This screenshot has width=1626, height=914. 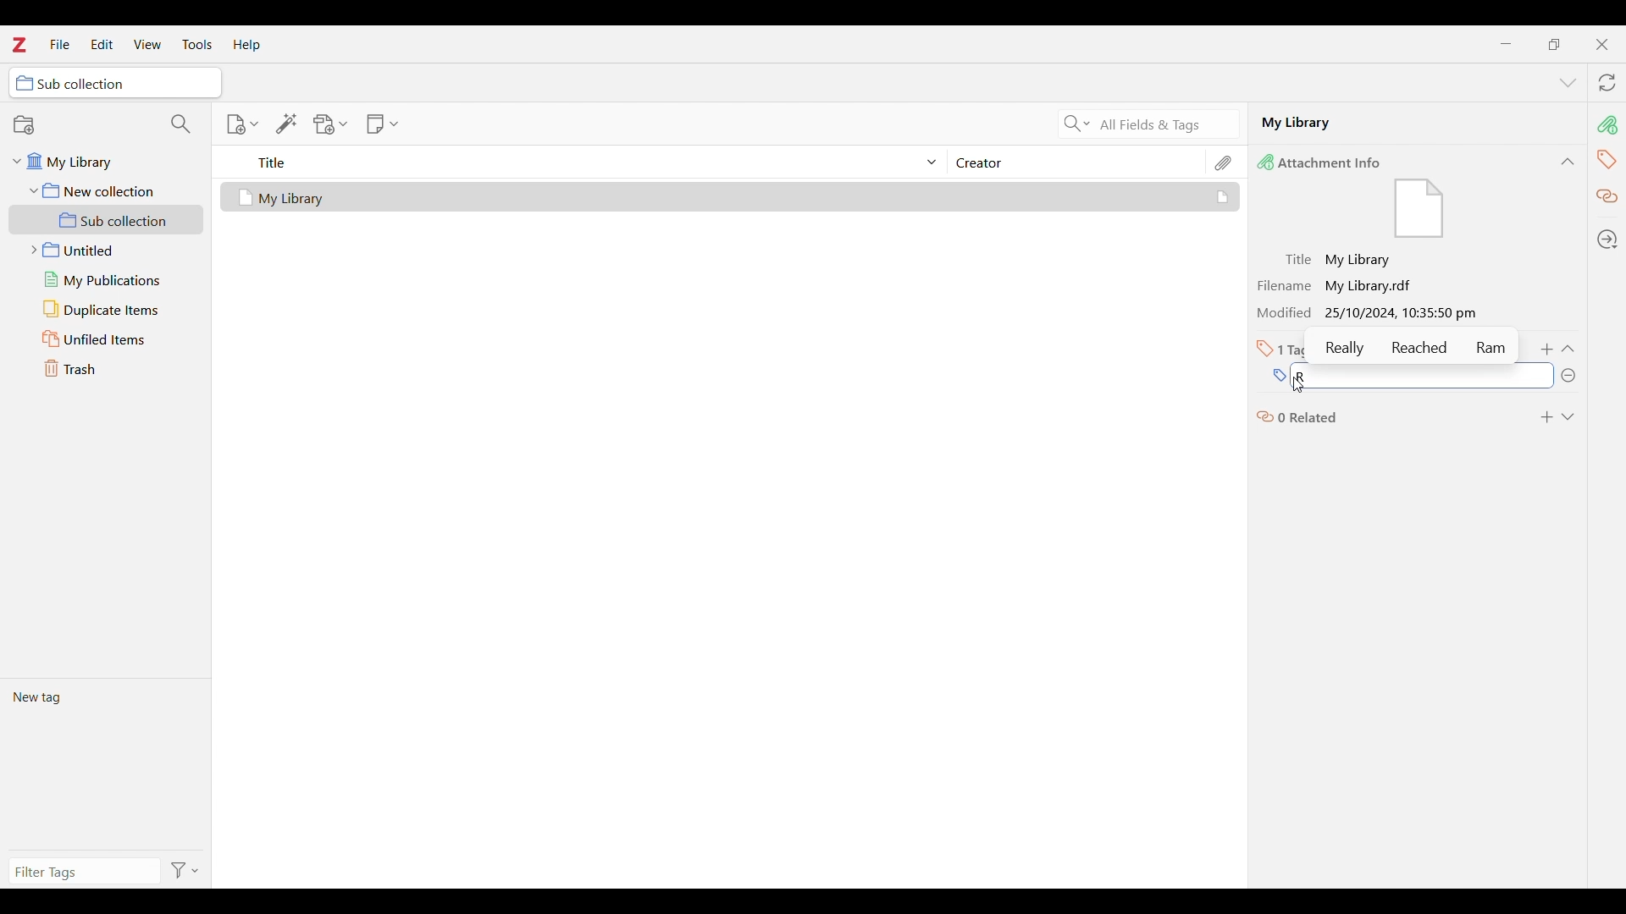 I want to click on My publications folder, so click(x=105, y=279).